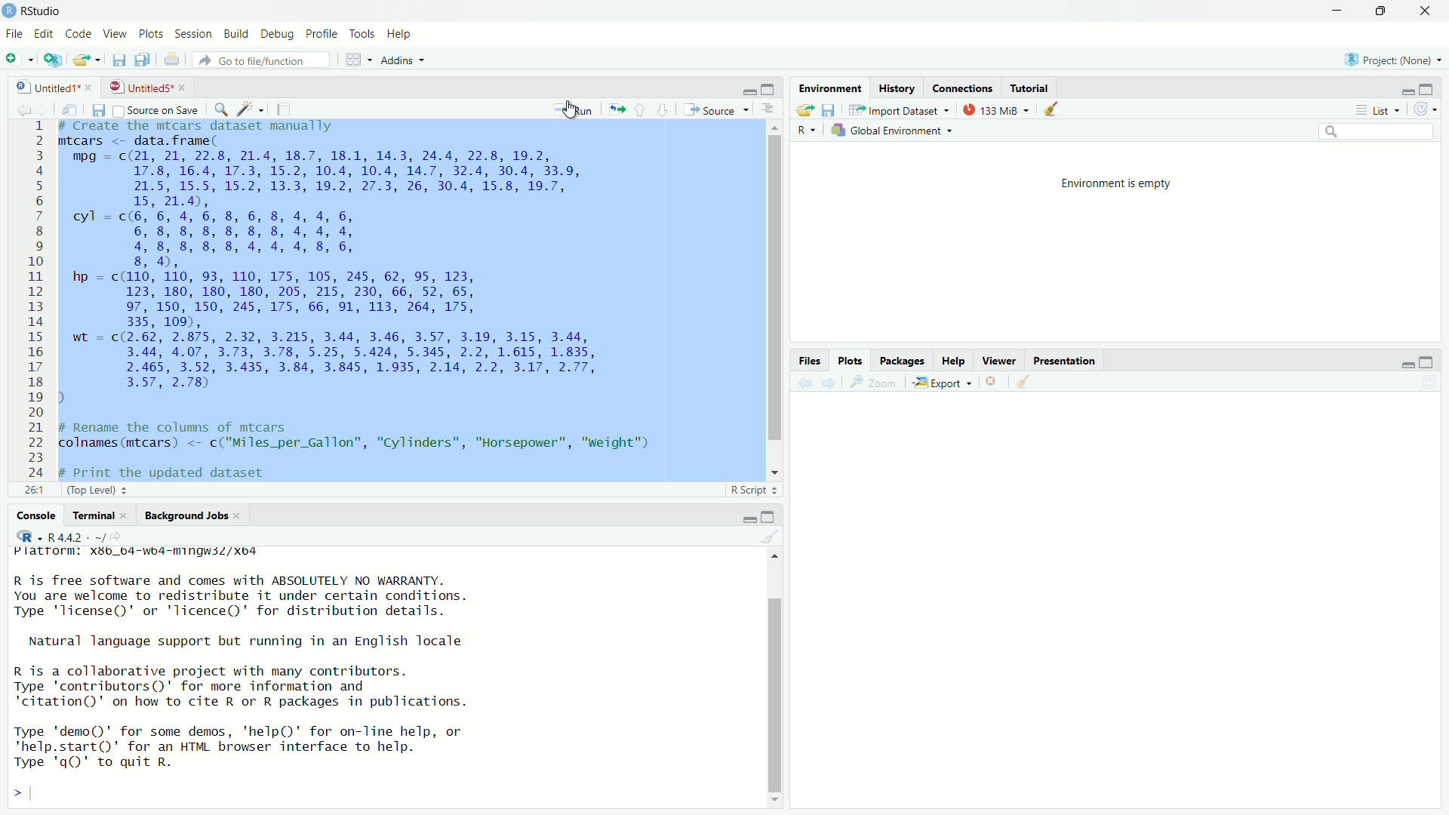  What do you see at coordinates (85, 63) in the screenshot?
I see `export` at bounding box center [85, 63].